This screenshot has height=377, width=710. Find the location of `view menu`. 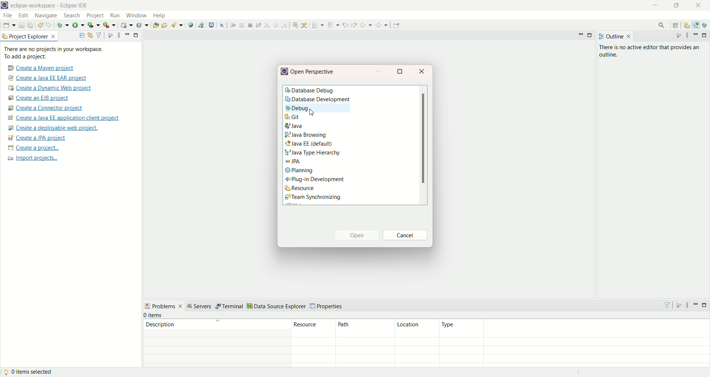

view menu is located at coordinates (118, 35).